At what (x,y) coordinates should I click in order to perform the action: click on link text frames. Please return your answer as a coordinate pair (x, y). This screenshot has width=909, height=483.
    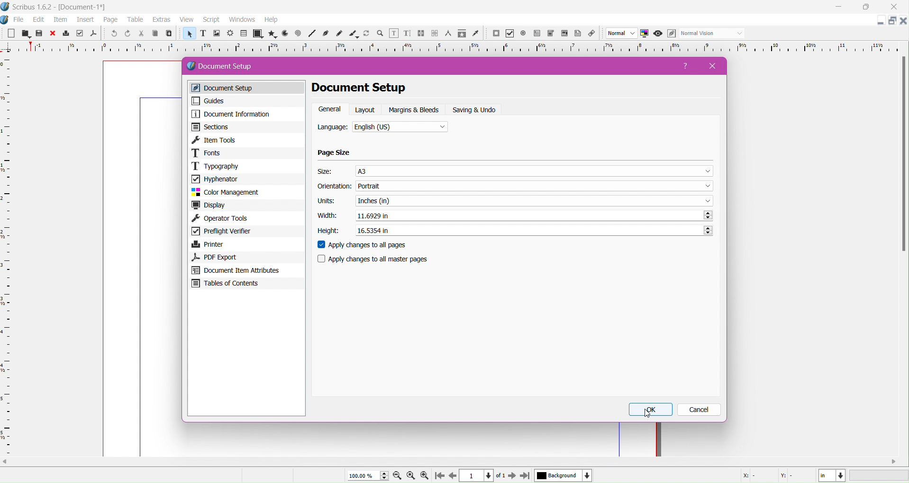
    Looking at the image, I should click on (421, 34).